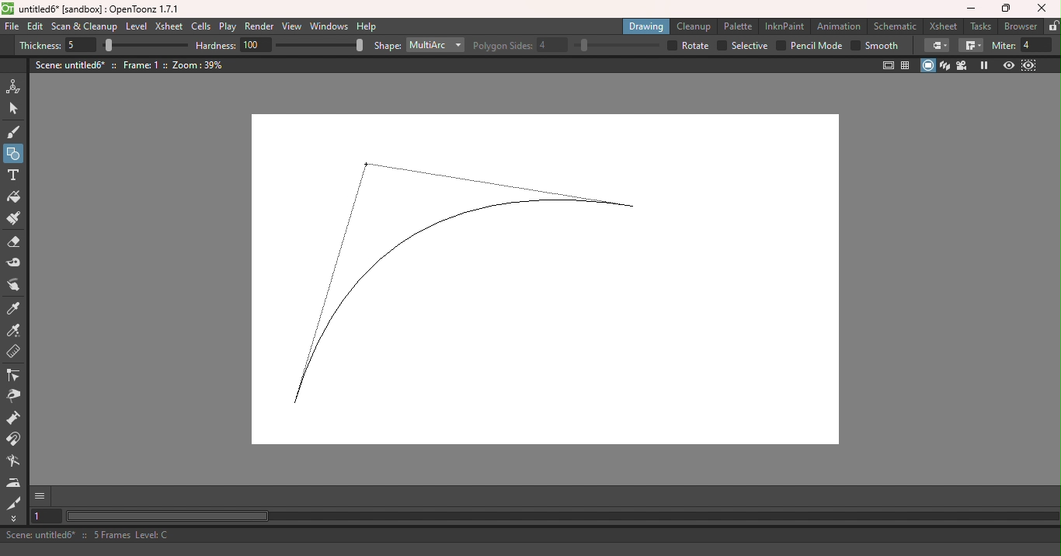 This screenshot has height=556, width=1061. What do you see at coordinates (168, 26) in the screenshot?
I see `Xsheet` at bounding box center [168, 26].